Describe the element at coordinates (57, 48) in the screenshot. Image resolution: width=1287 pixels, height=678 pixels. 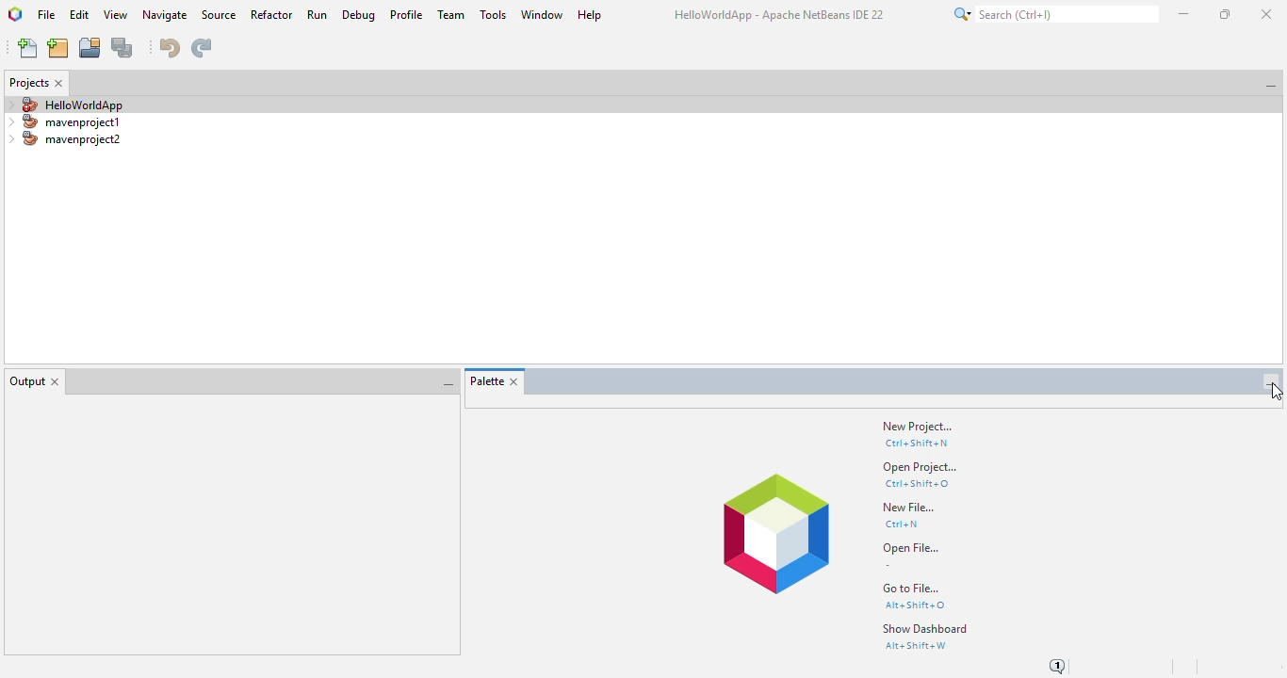
I see `new project` at that location.